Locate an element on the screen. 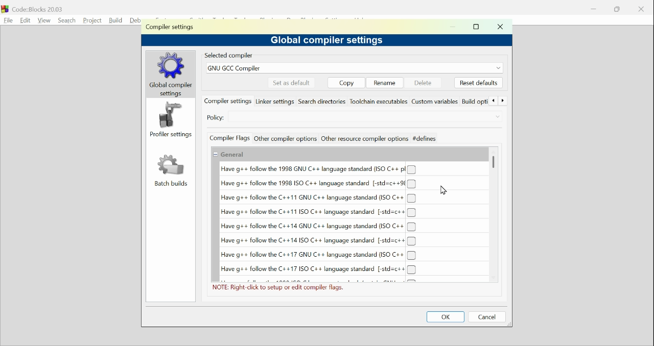 The image size is (654, 346). GNUGCC compiler is located at coordinates (354, 68).